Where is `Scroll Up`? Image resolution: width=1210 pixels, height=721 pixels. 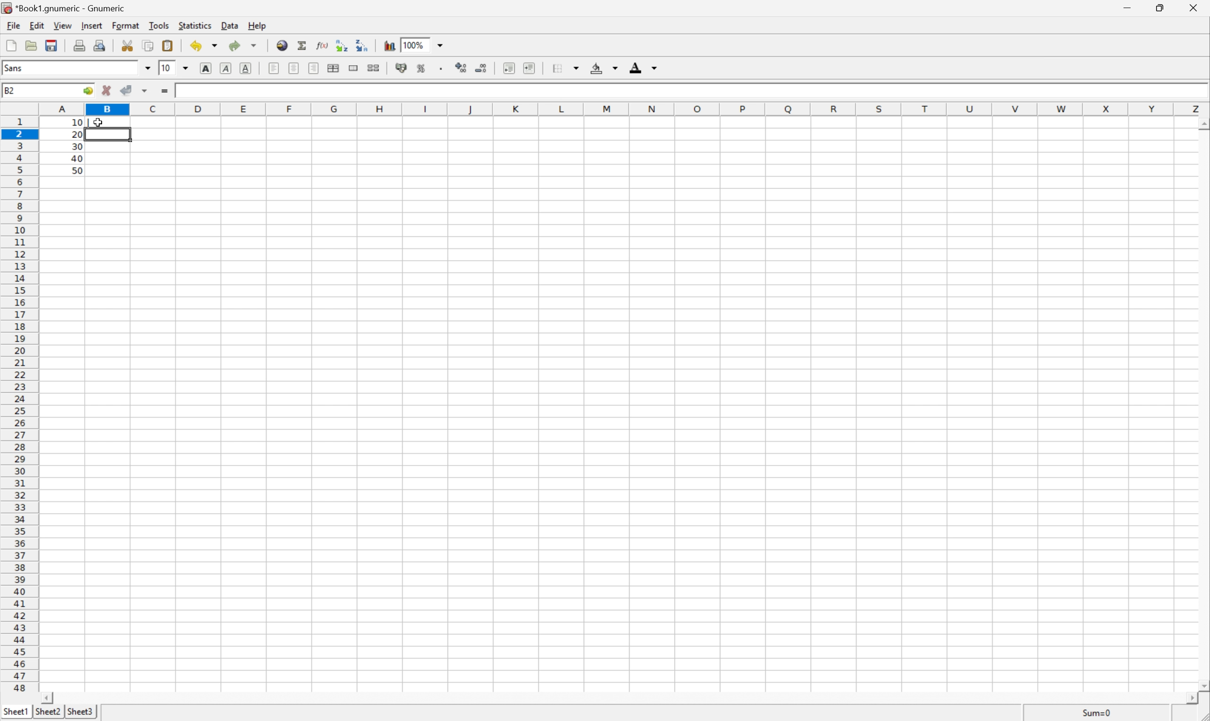
Scroll Up is located at coordinates (1202, 123).